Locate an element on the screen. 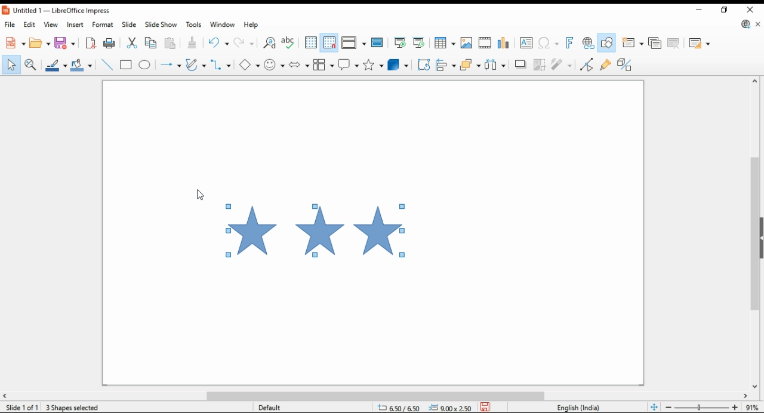 This screenshot has width=764, height=413. delete slide is located at coordinates (674, 44).